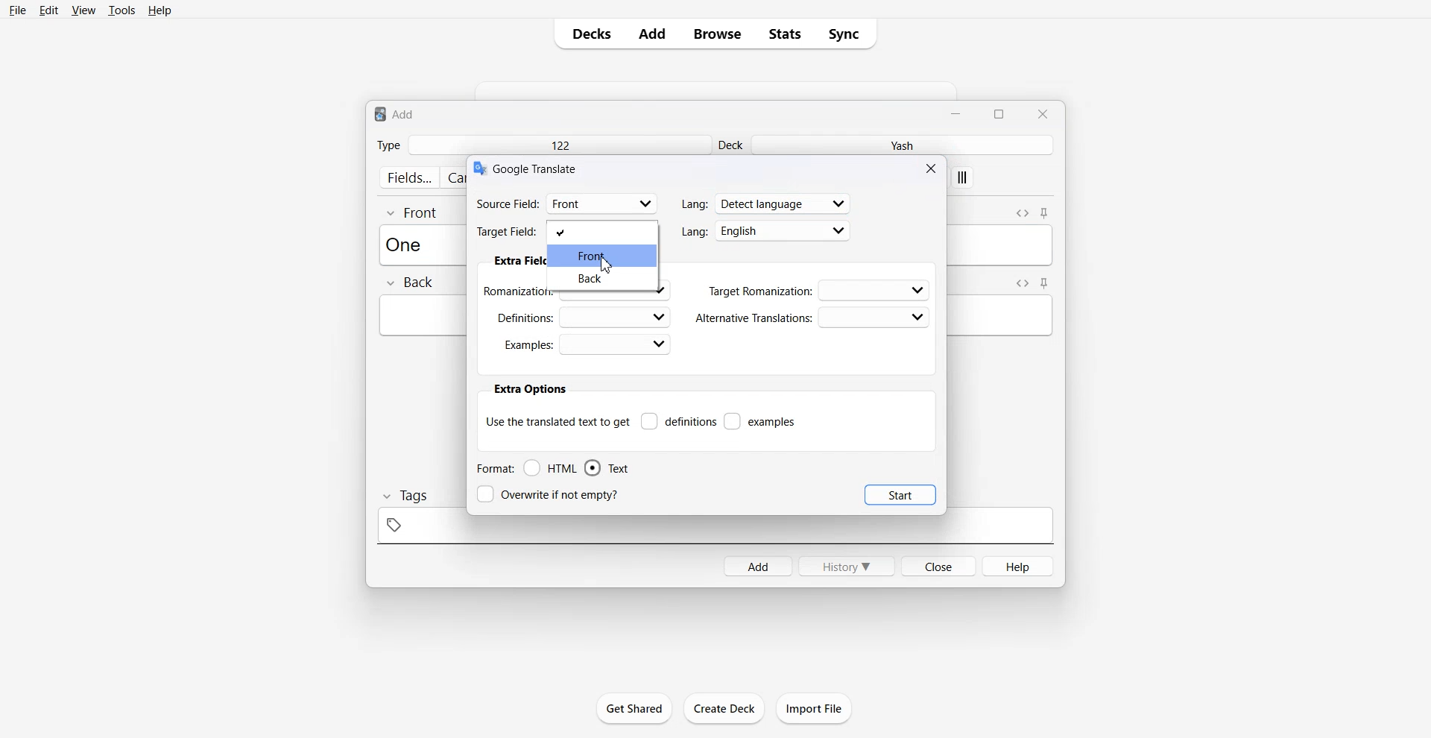  Describe the element at coordinates (1020, 283) in the screenshot. I see `Toggle HTML Editor` at that location.